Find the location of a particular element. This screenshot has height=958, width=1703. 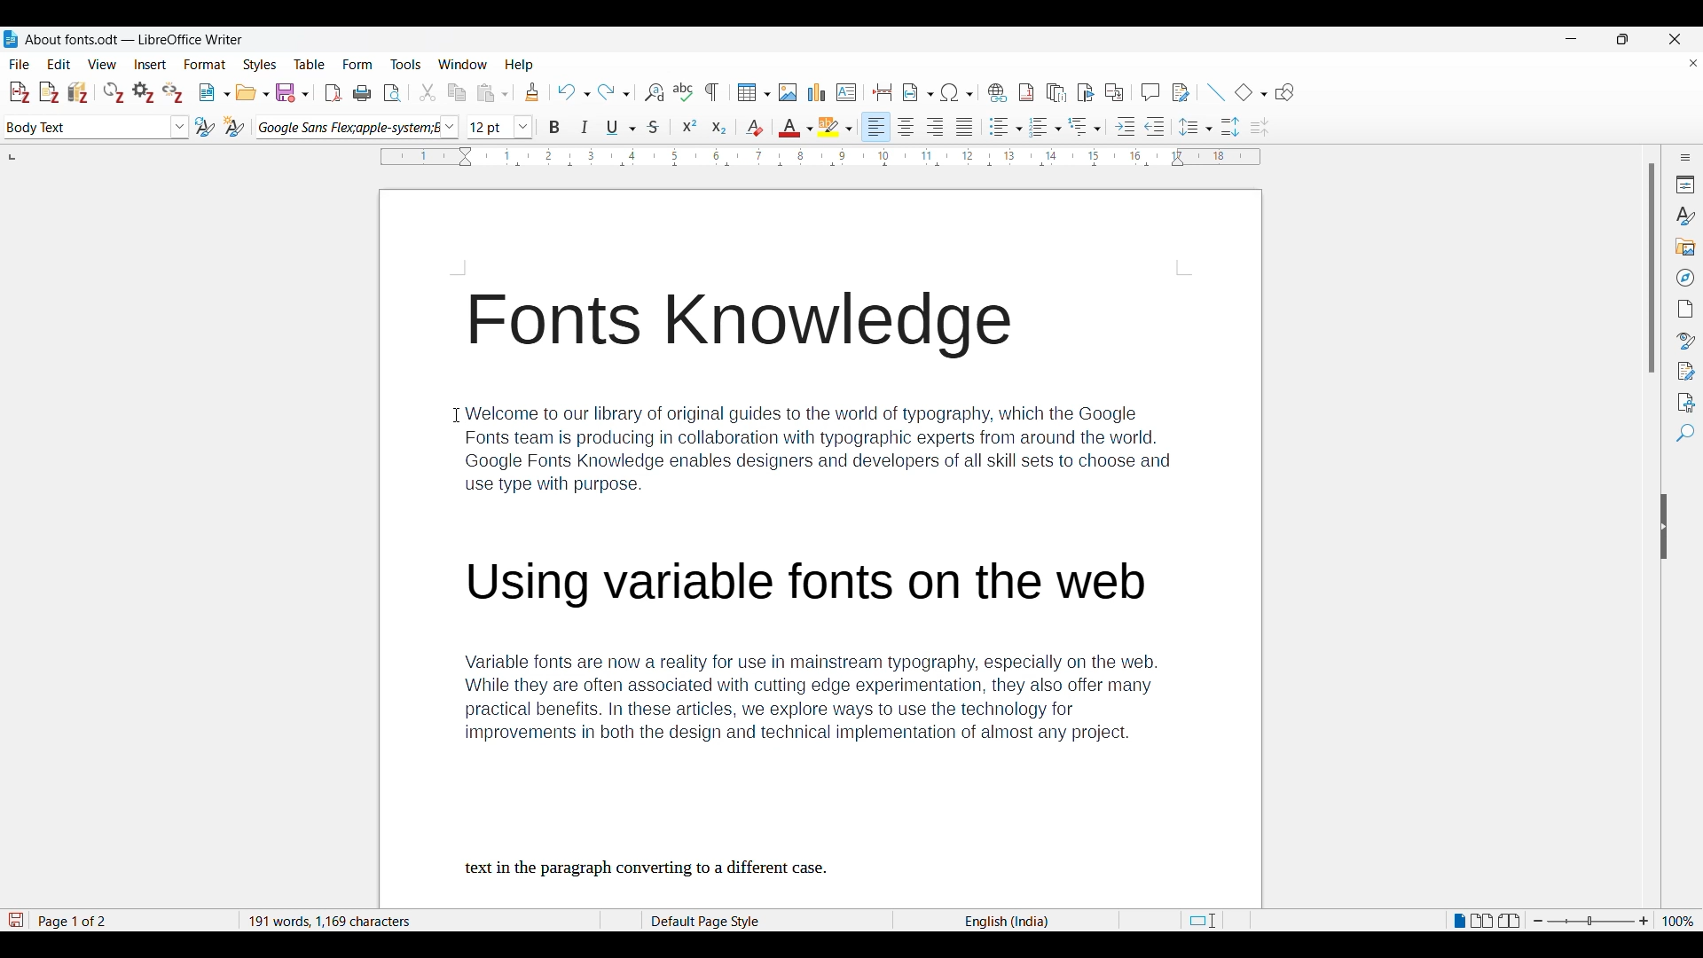

Show track changes functions is located at coordinates (1181, 92).